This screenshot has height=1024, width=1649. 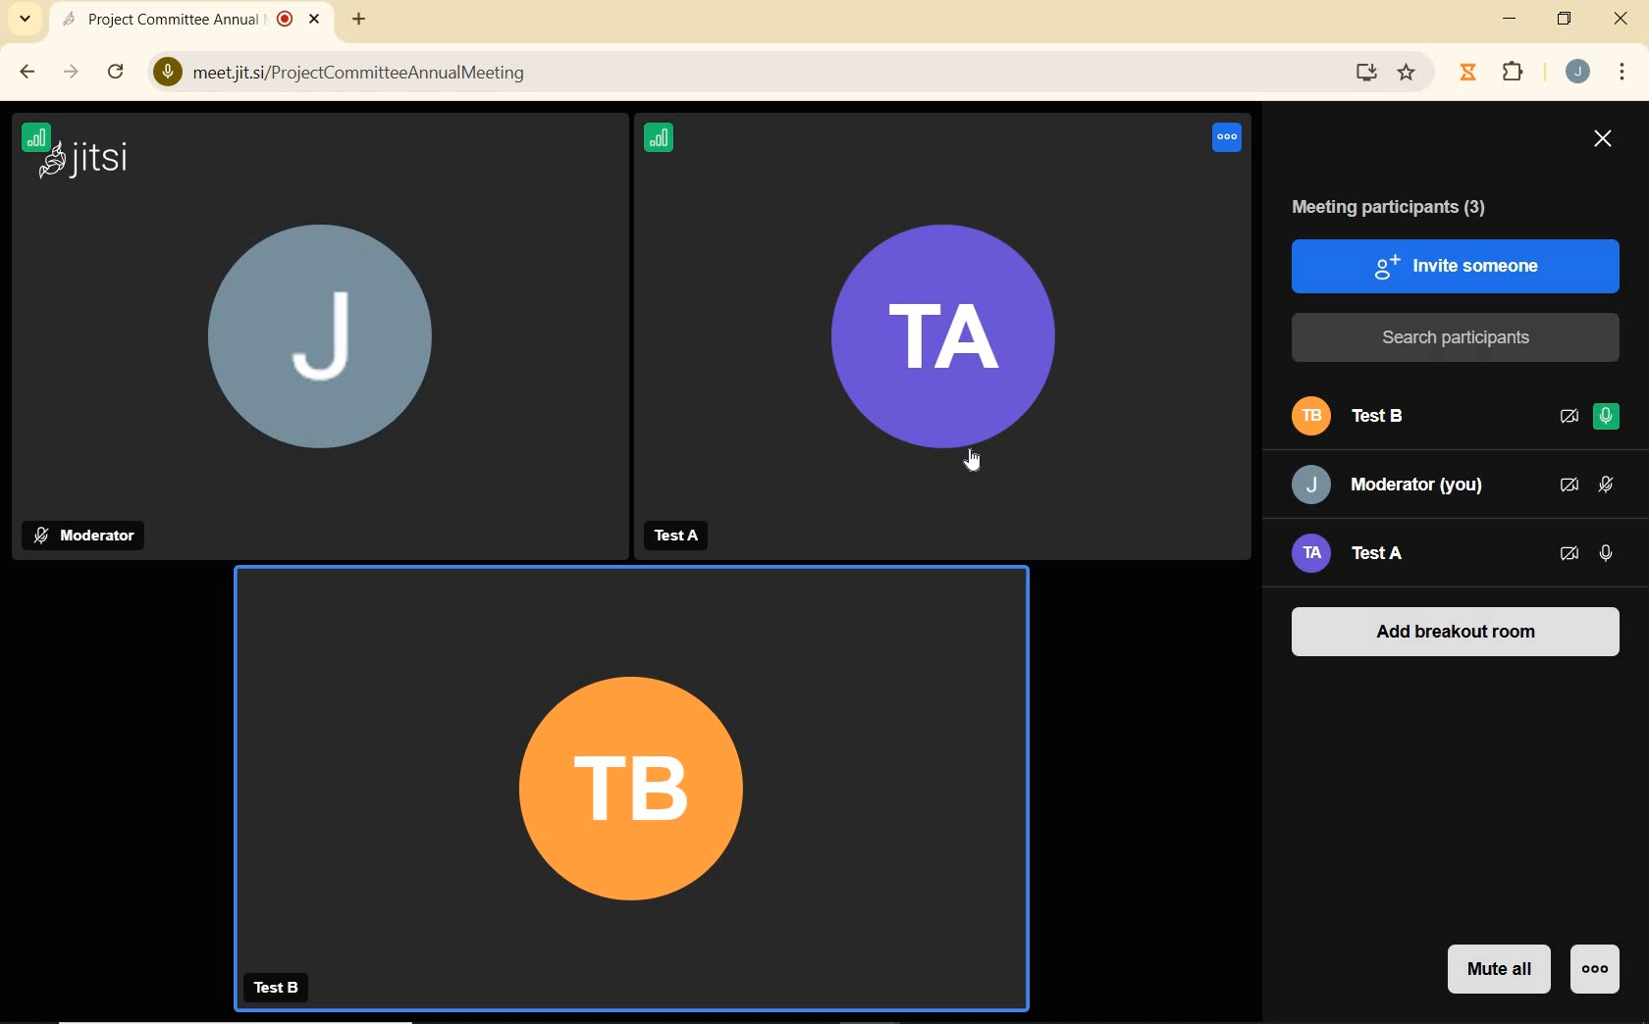 What do you see at coordinates (161, 71) in the screenshot?
I see `View site information` at bounding box center [161, 71].